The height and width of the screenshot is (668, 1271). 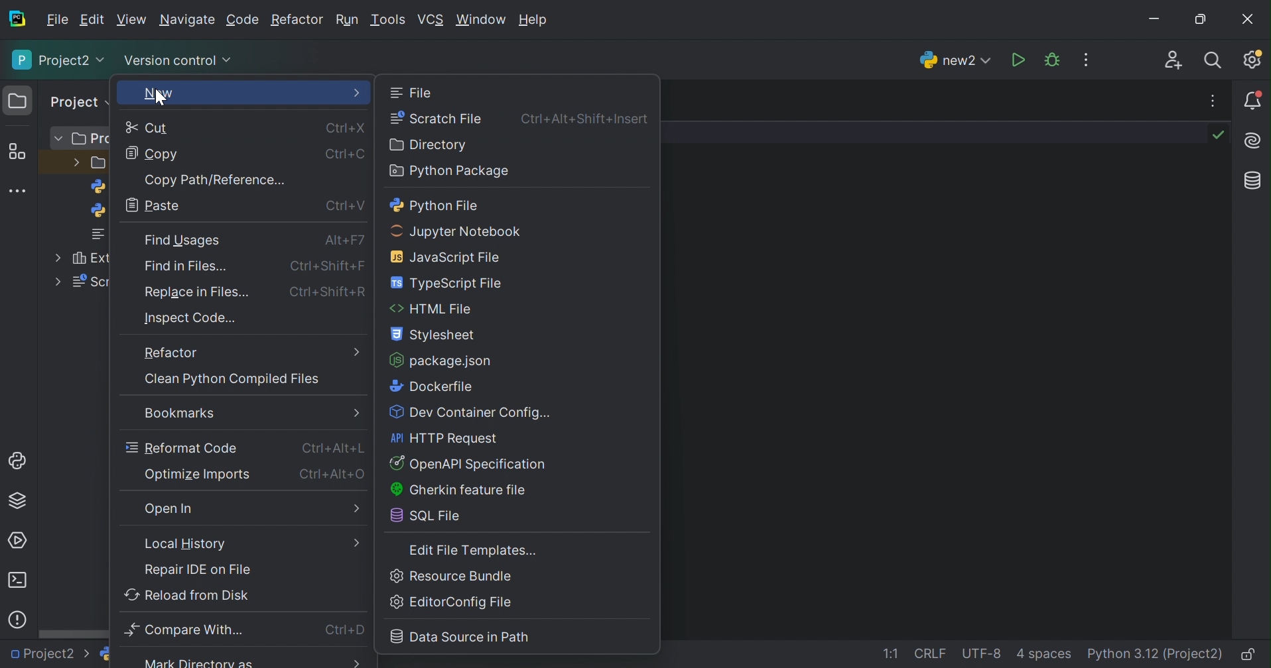 What do you see at coordinates (101, 164) in the screenshot?
I see `folder design` at bounding box center [101, 164].